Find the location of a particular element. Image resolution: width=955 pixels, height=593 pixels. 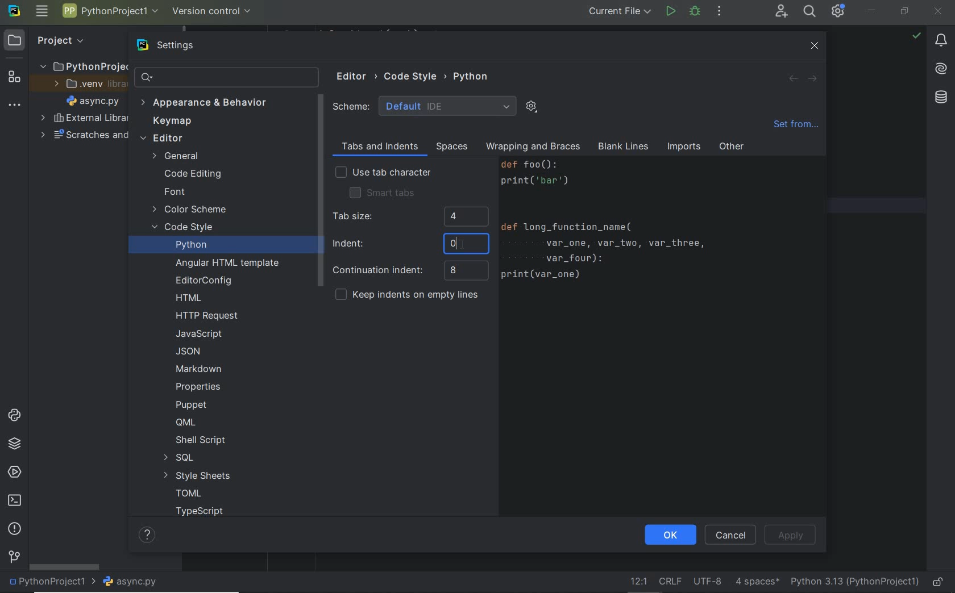

wrapping and braces is located at coordinates (532, 148).